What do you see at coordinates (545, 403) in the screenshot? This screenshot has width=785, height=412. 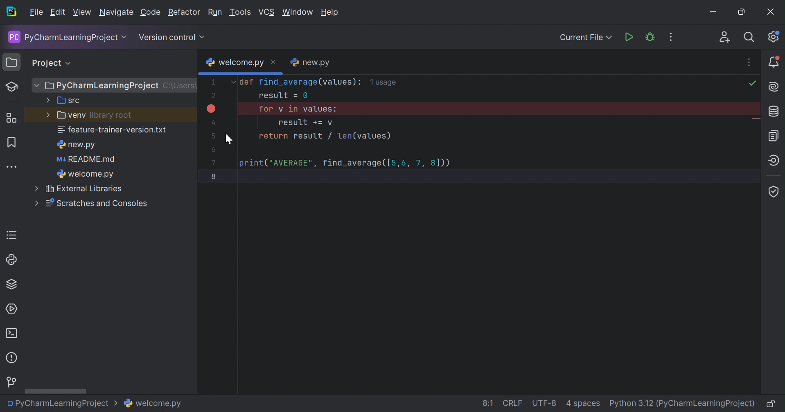 I see `UTF-8` at bounding box center [545, 403].